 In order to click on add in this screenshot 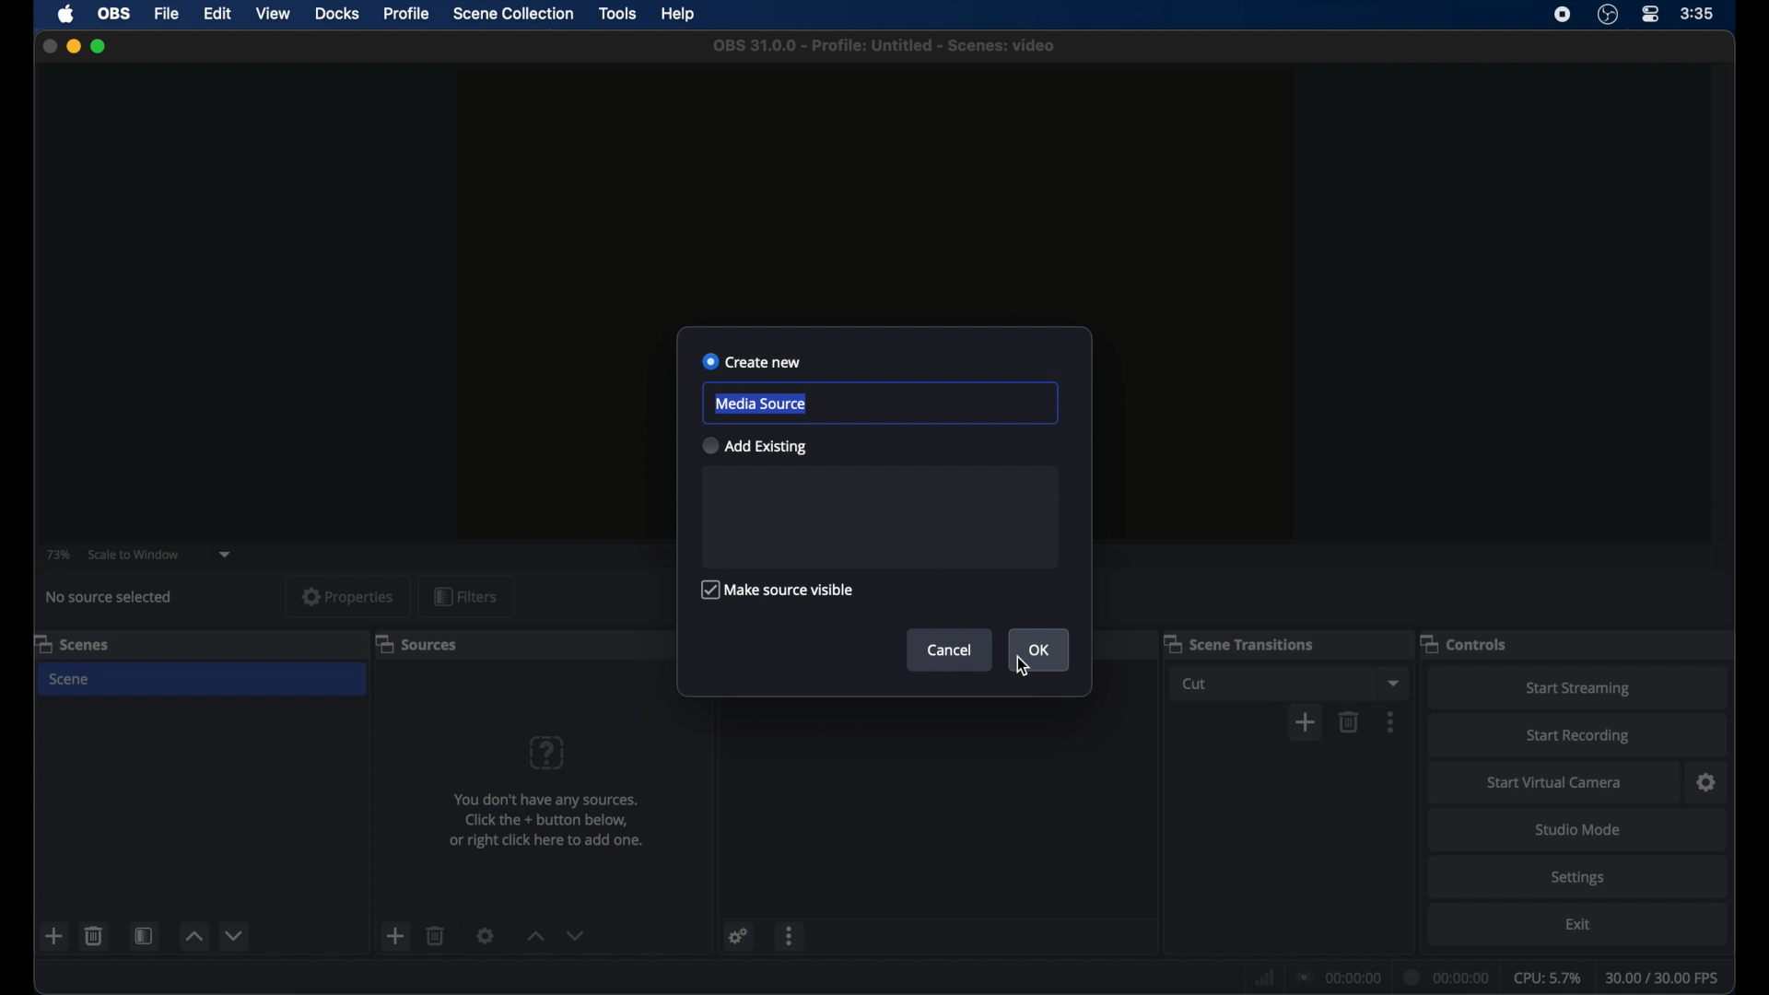, I will do `click(54, 935)`.